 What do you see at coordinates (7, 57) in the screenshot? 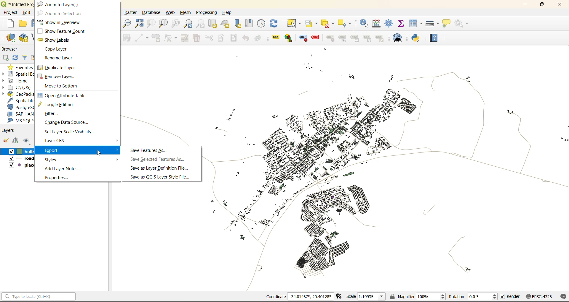
I see `add` at bounding box center [7, 57].